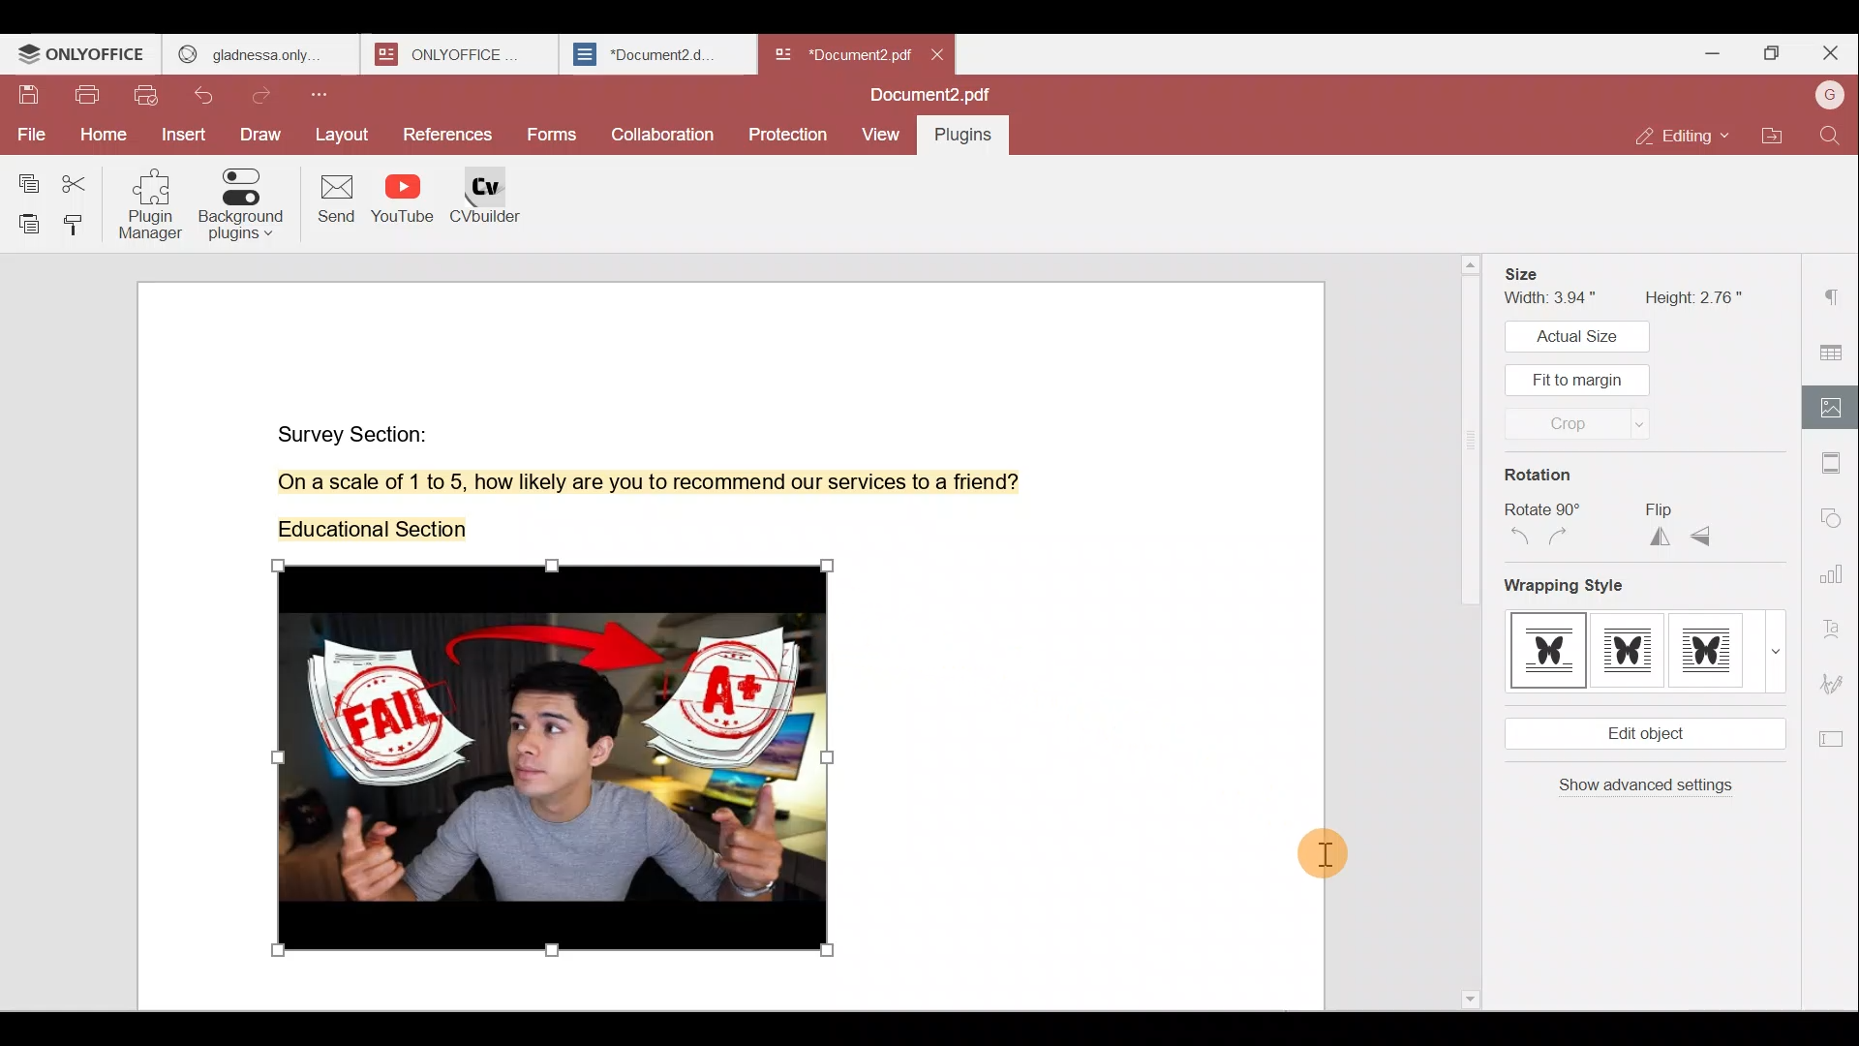 The height and width of the screenshot is (1046, 1859). Describe the element at coordinates (937, 54) in the screenshot. I see `close` at that location.